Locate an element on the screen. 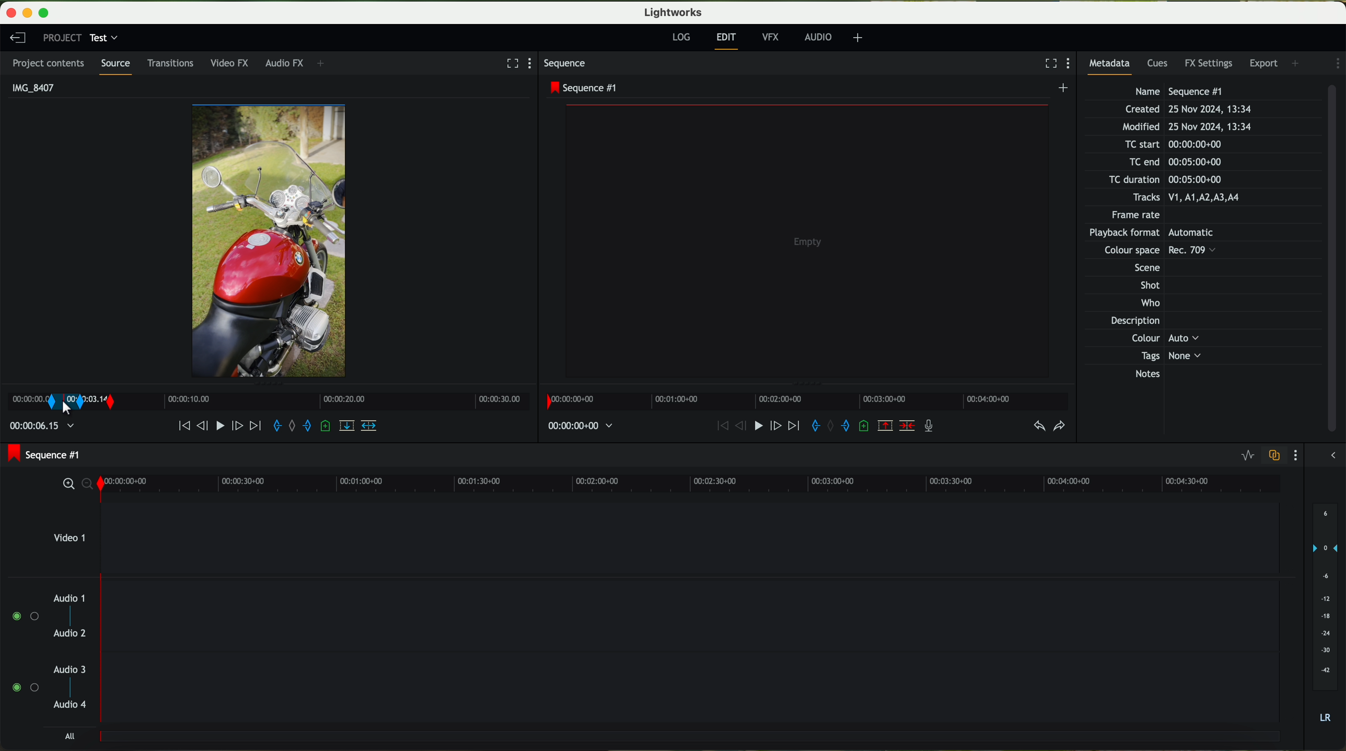 The height and width of the screenshot is (751, 1346). create a new sequence is located at coordinates (1064, 89).